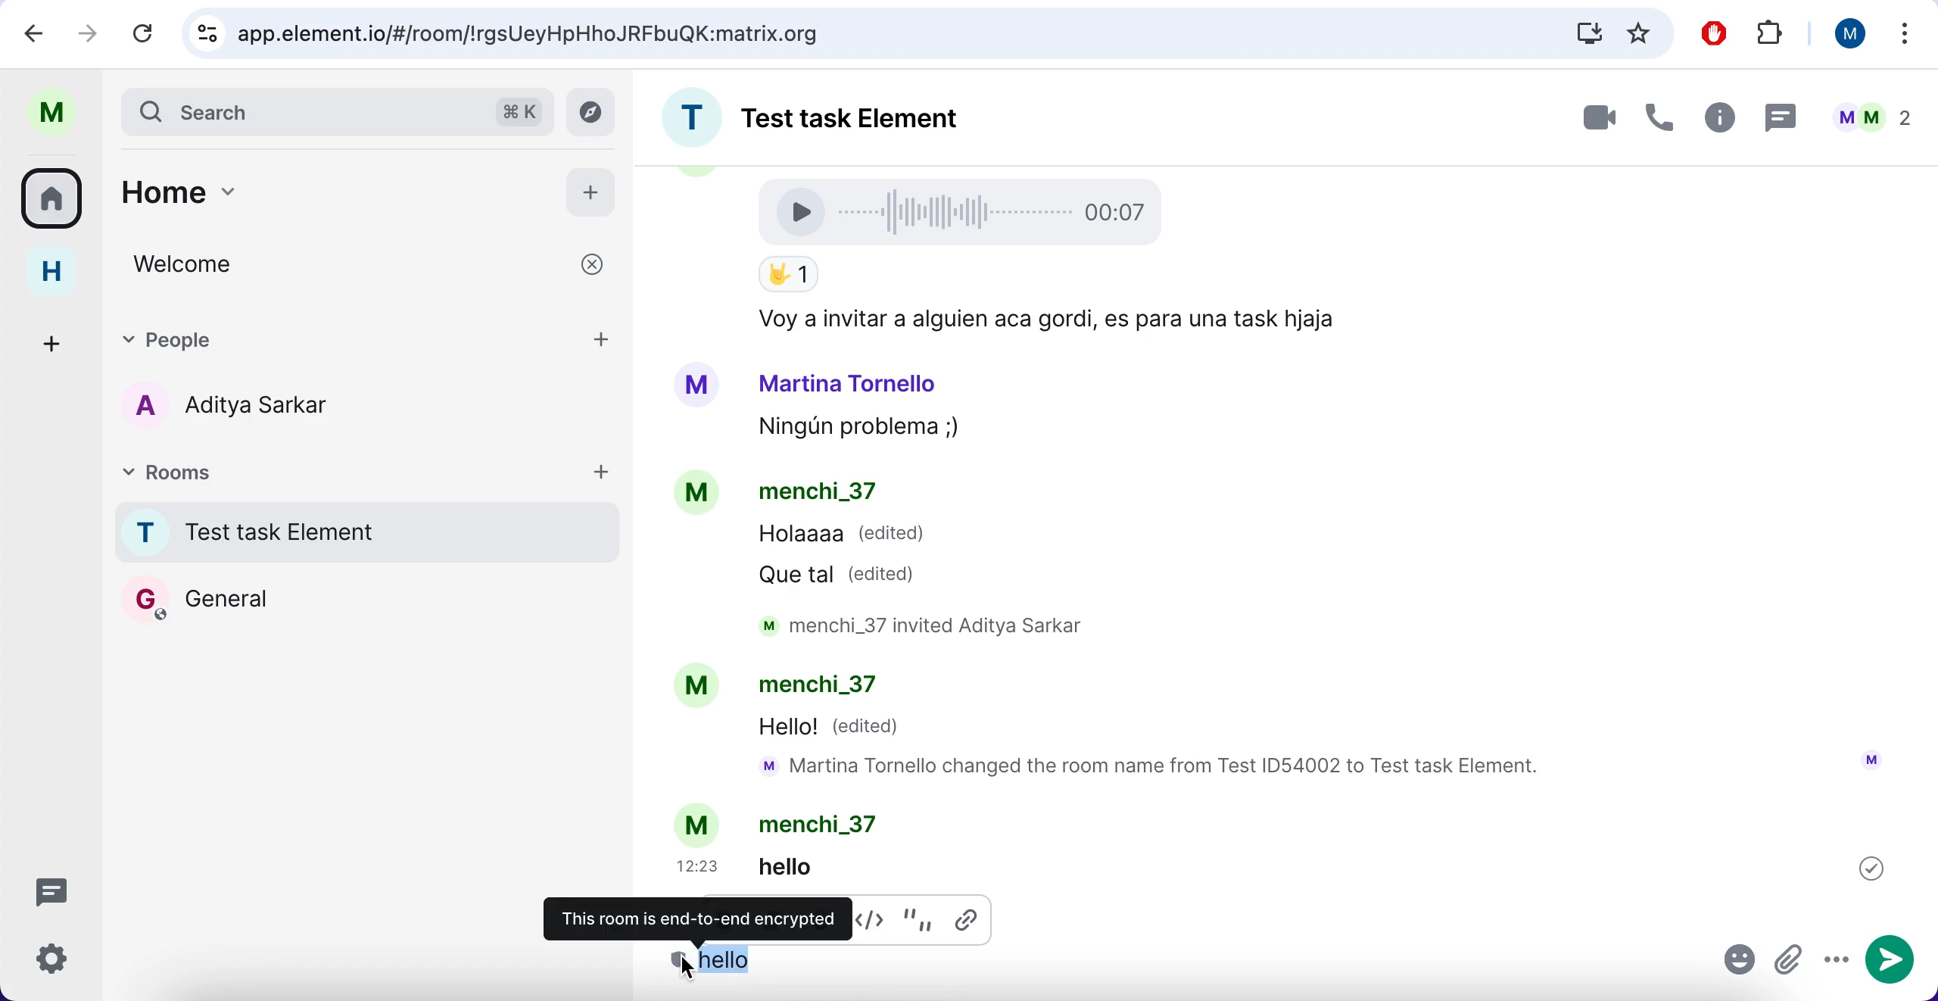 This screenshot has width=1938, height=1001. What do you see at coordinates (35, 32) in the screenshot?
I see `backward` at bounding box center [35, 32].